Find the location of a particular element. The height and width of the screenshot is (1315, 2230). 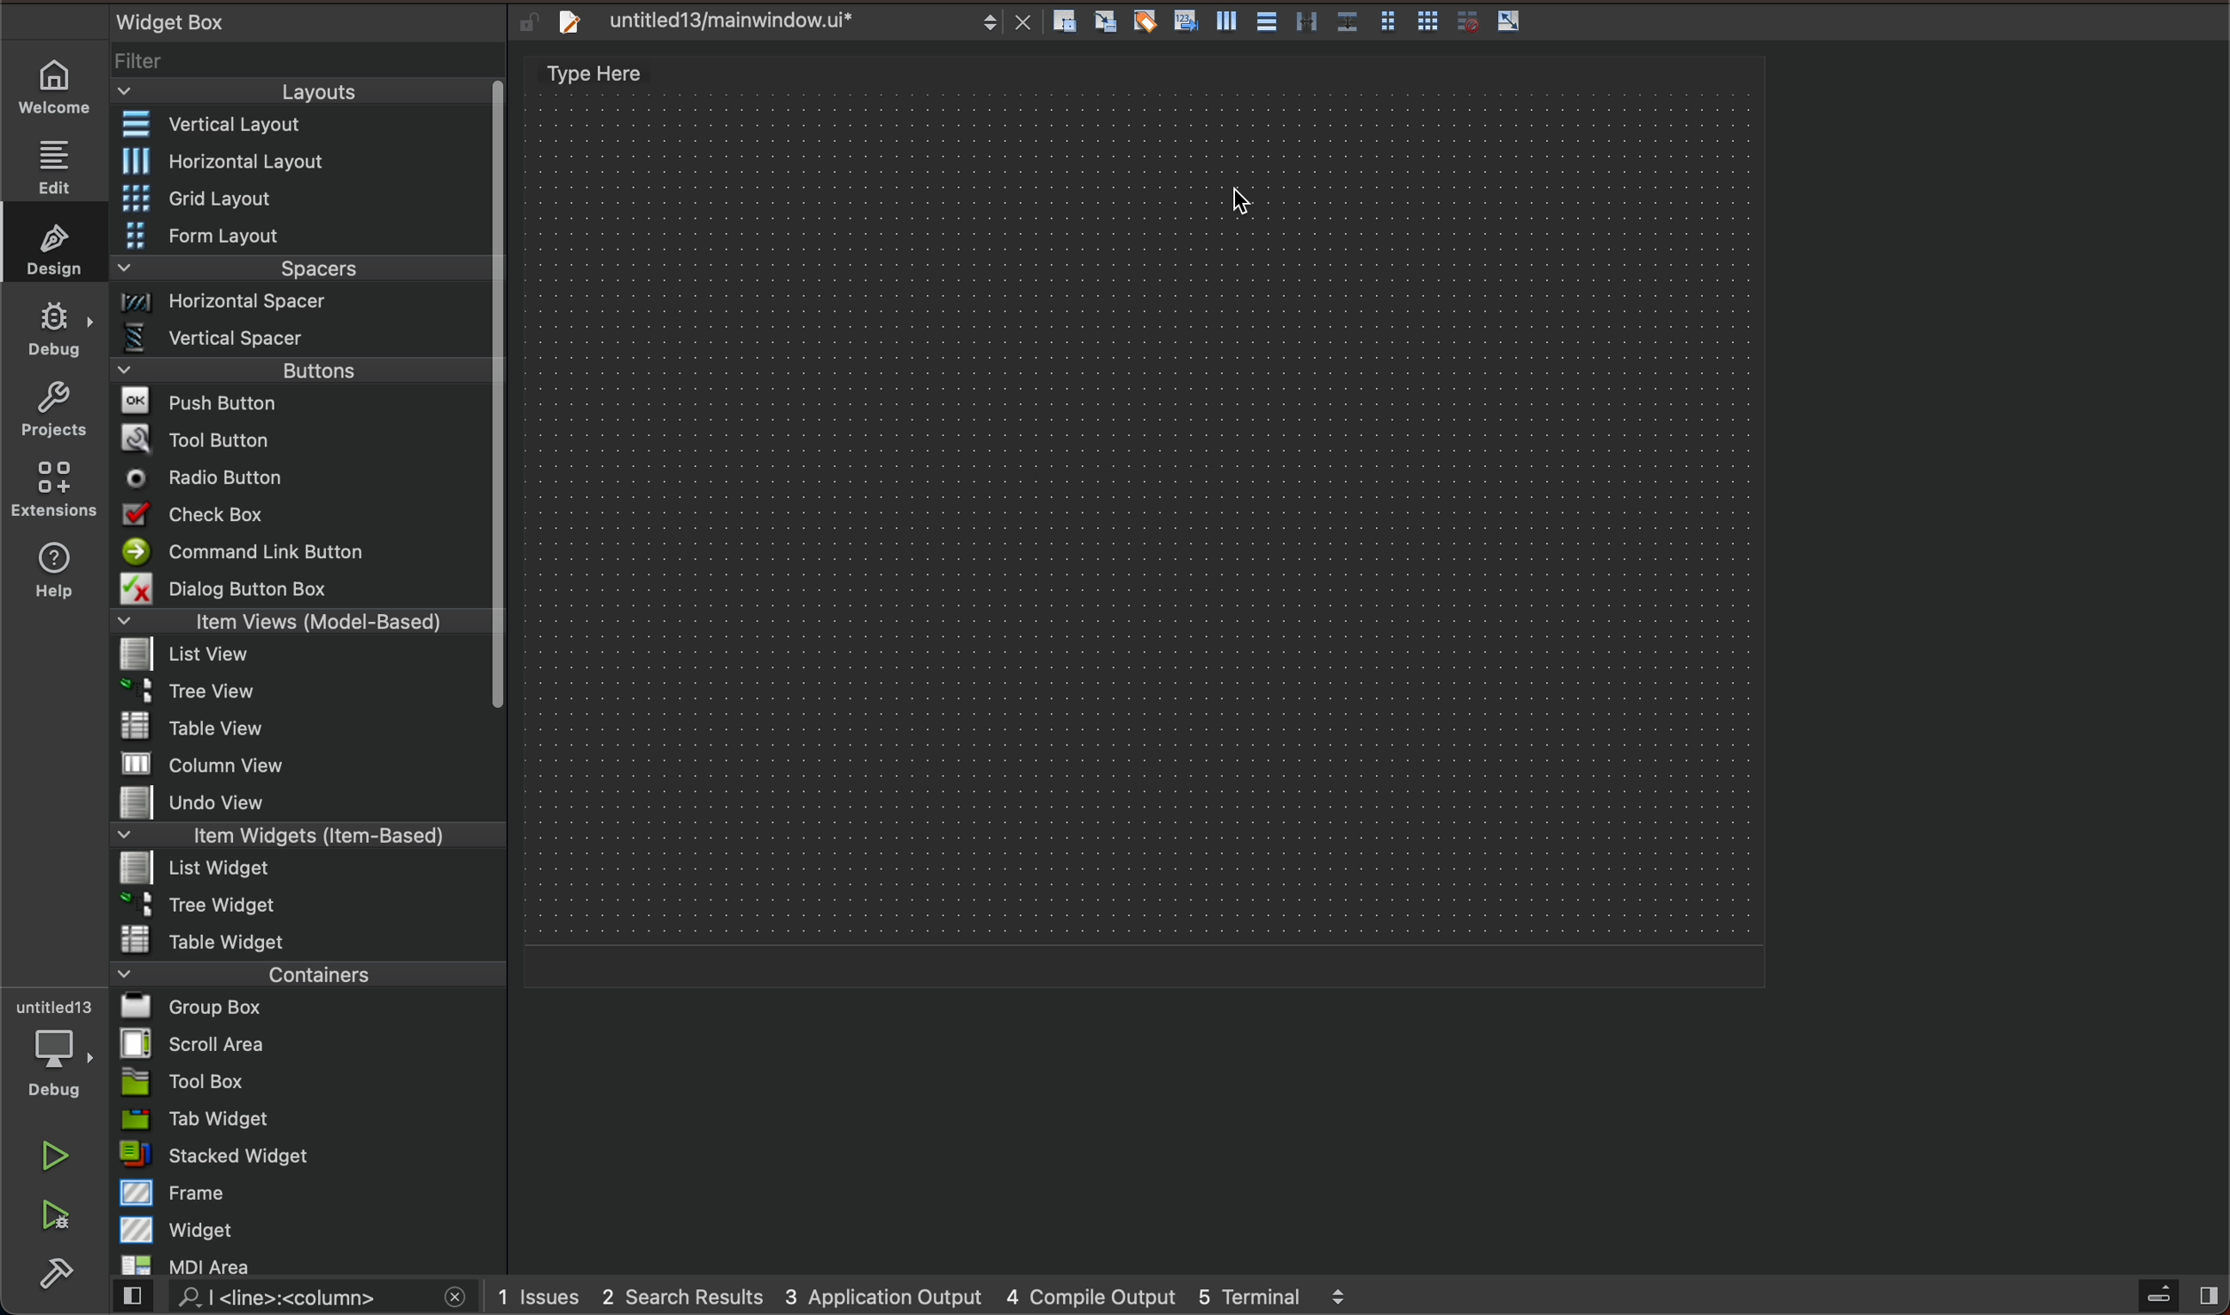

 is located at coordinates (1467, 22).